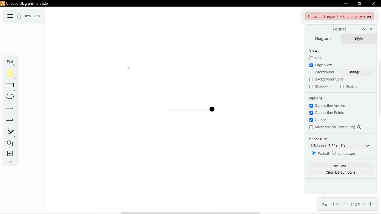 This screenshot has width=381, height=214. Describe the element at coordinates (319, 120) in the screenshot. I see `Guides` at that location.